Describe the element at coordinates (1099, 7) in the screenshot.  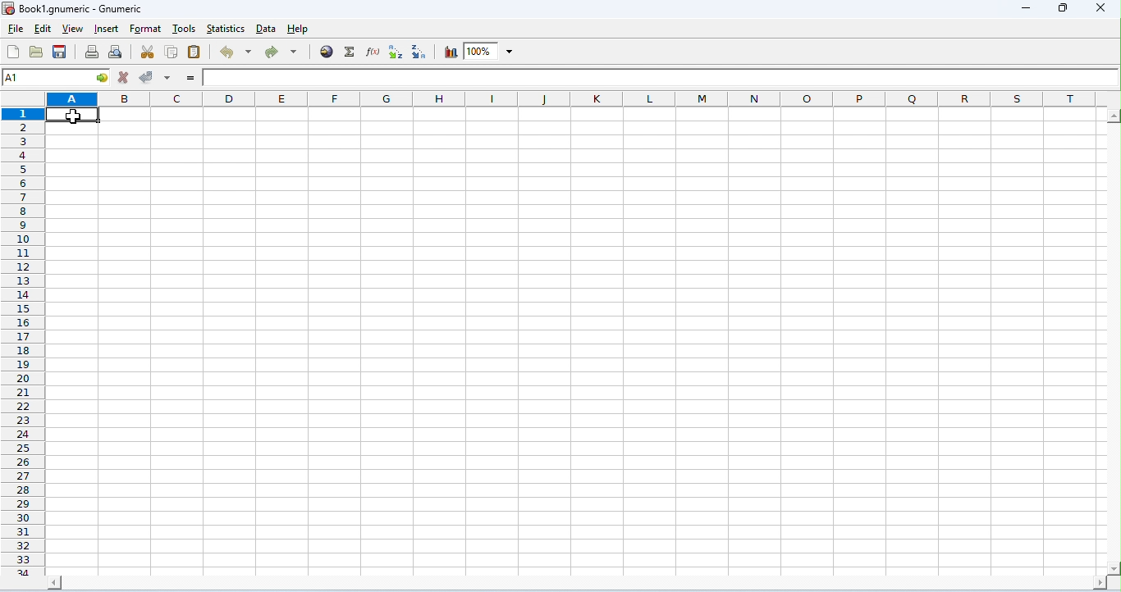
I see `close` at that location.